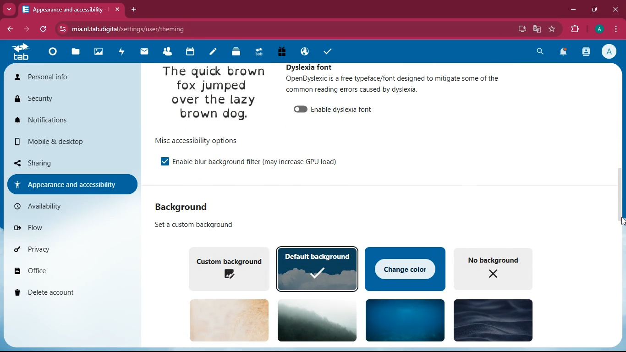  I want to click on notifications, so click(563, 53).